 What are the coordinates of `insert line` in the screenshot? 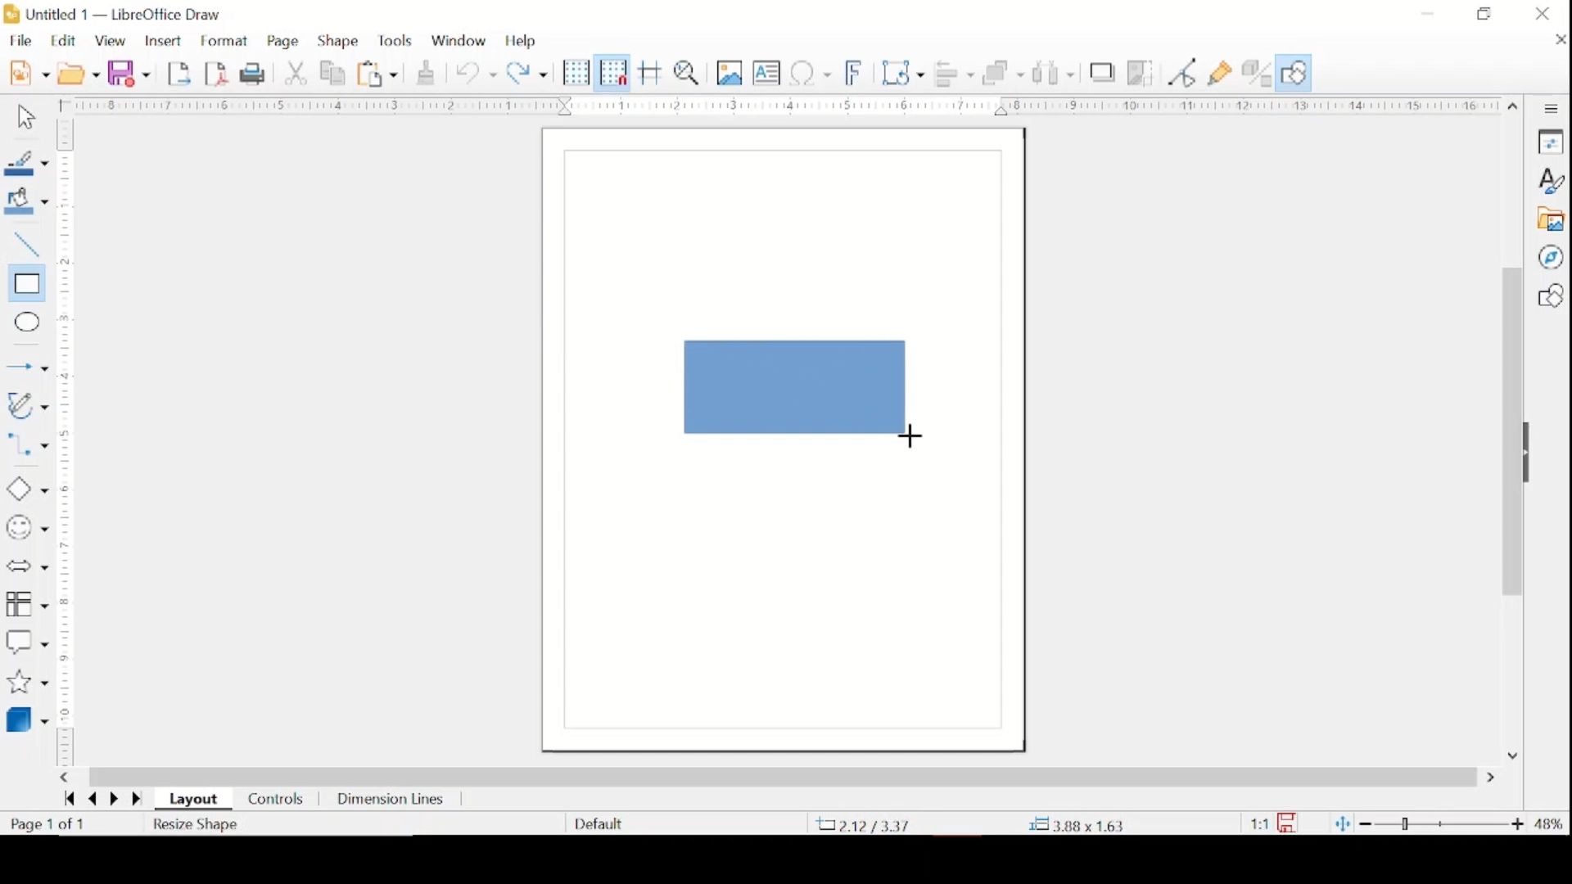 It's located at (25, 246).